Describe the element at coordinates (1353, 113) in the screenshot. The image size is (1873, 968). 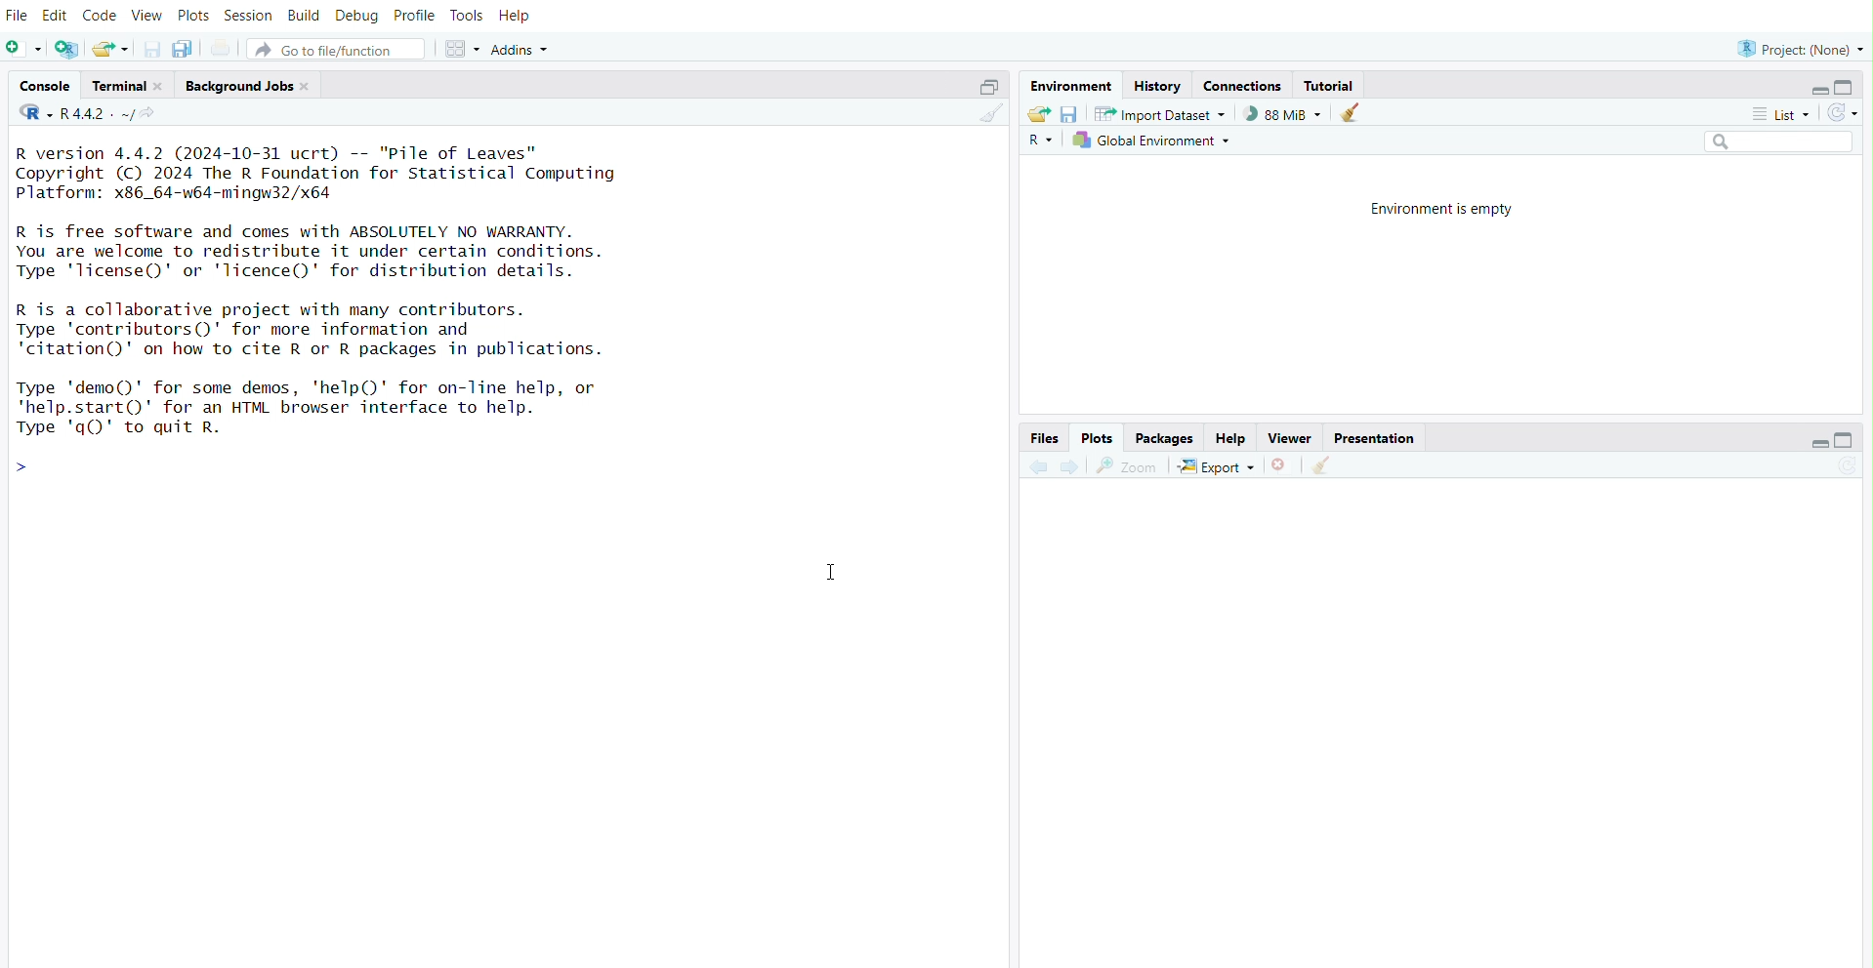
I see `clear objects from the workspace` at that location.